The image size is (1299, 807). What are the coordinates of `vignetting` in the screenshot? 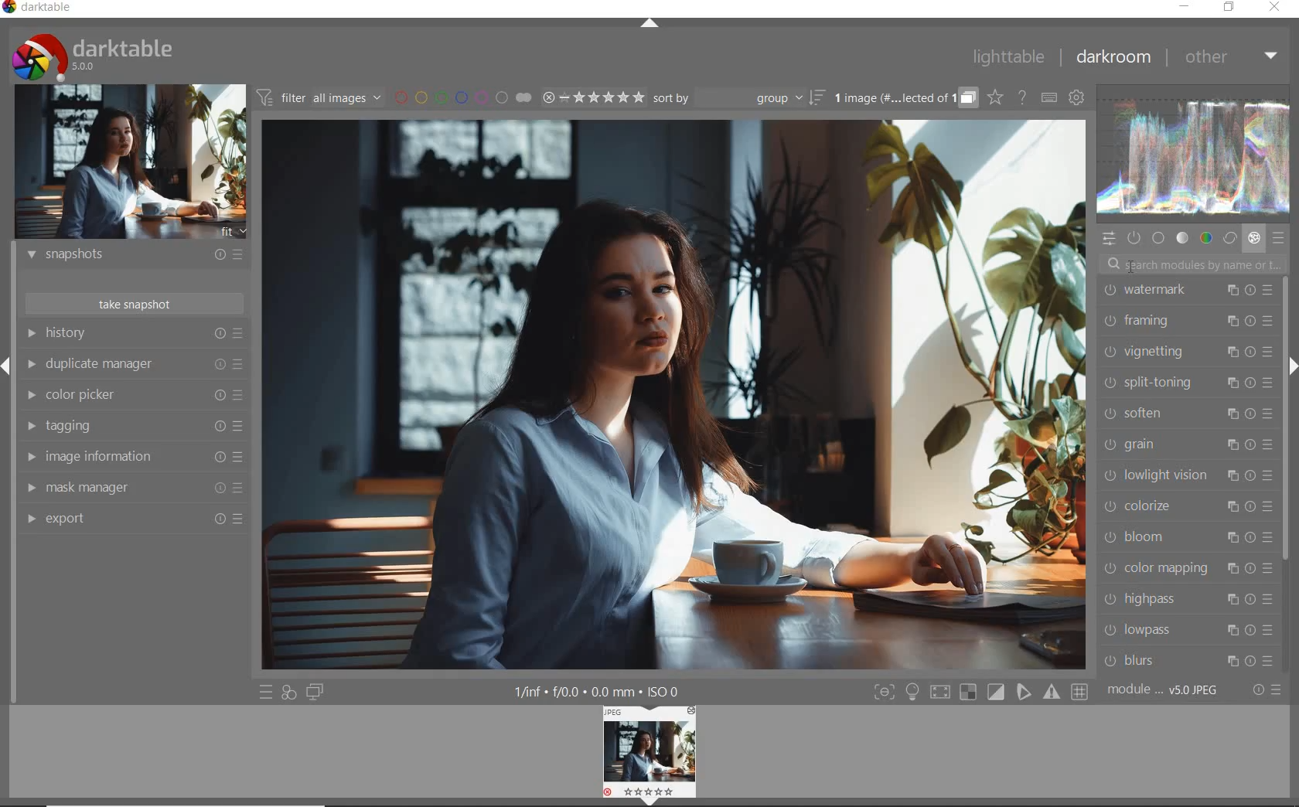 It's located at (1188, 353).